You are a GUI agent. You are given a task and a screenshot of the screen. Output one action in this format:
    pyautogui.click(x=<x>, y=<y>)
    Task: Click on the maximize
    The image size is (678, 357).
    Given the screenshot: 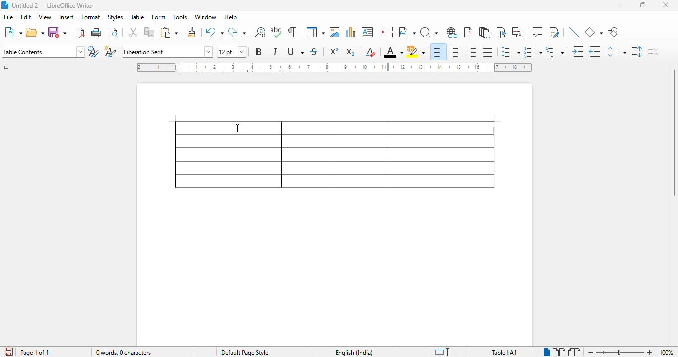 What is the action you would take?
    pyautogui.click(x=643, y=5)
    